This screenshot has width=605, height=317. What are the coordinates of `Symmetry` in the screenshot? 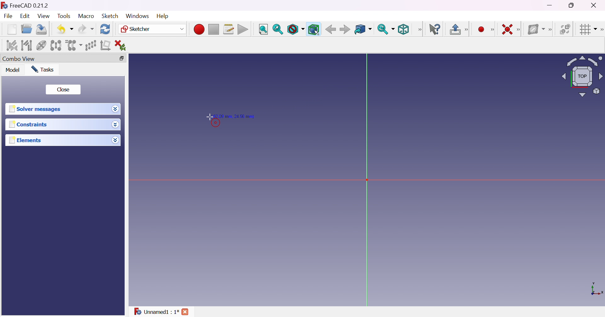 It's located at (56, 45).